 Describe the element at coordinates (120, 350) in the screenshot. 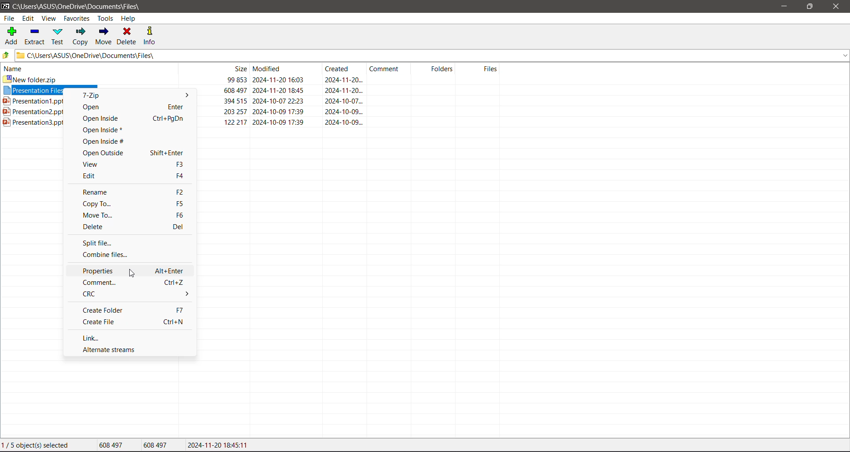

I see `Alternate Streams` at that location.